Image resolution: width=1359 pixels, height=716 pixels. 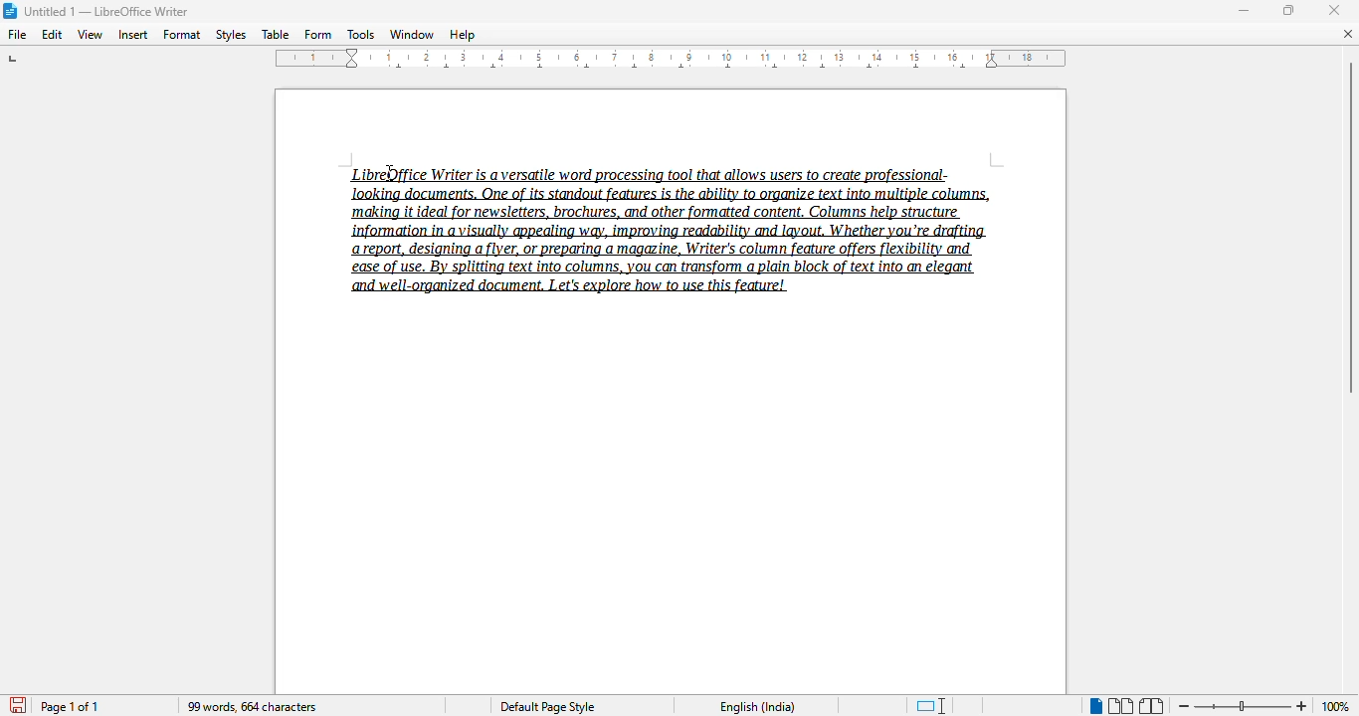 I want to click on view, so click(x=90, y=34).